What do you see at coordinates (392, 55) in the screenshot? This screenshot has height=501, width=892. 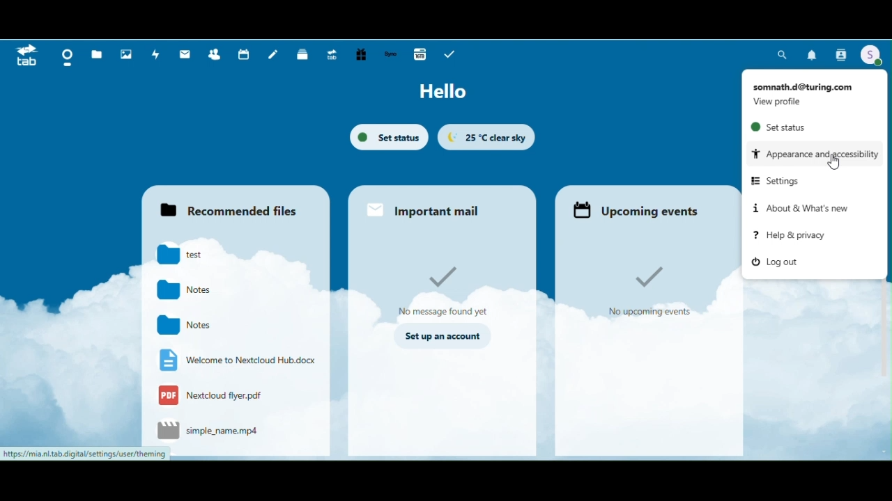 I see `Synology` at bounding box center [392, 55].